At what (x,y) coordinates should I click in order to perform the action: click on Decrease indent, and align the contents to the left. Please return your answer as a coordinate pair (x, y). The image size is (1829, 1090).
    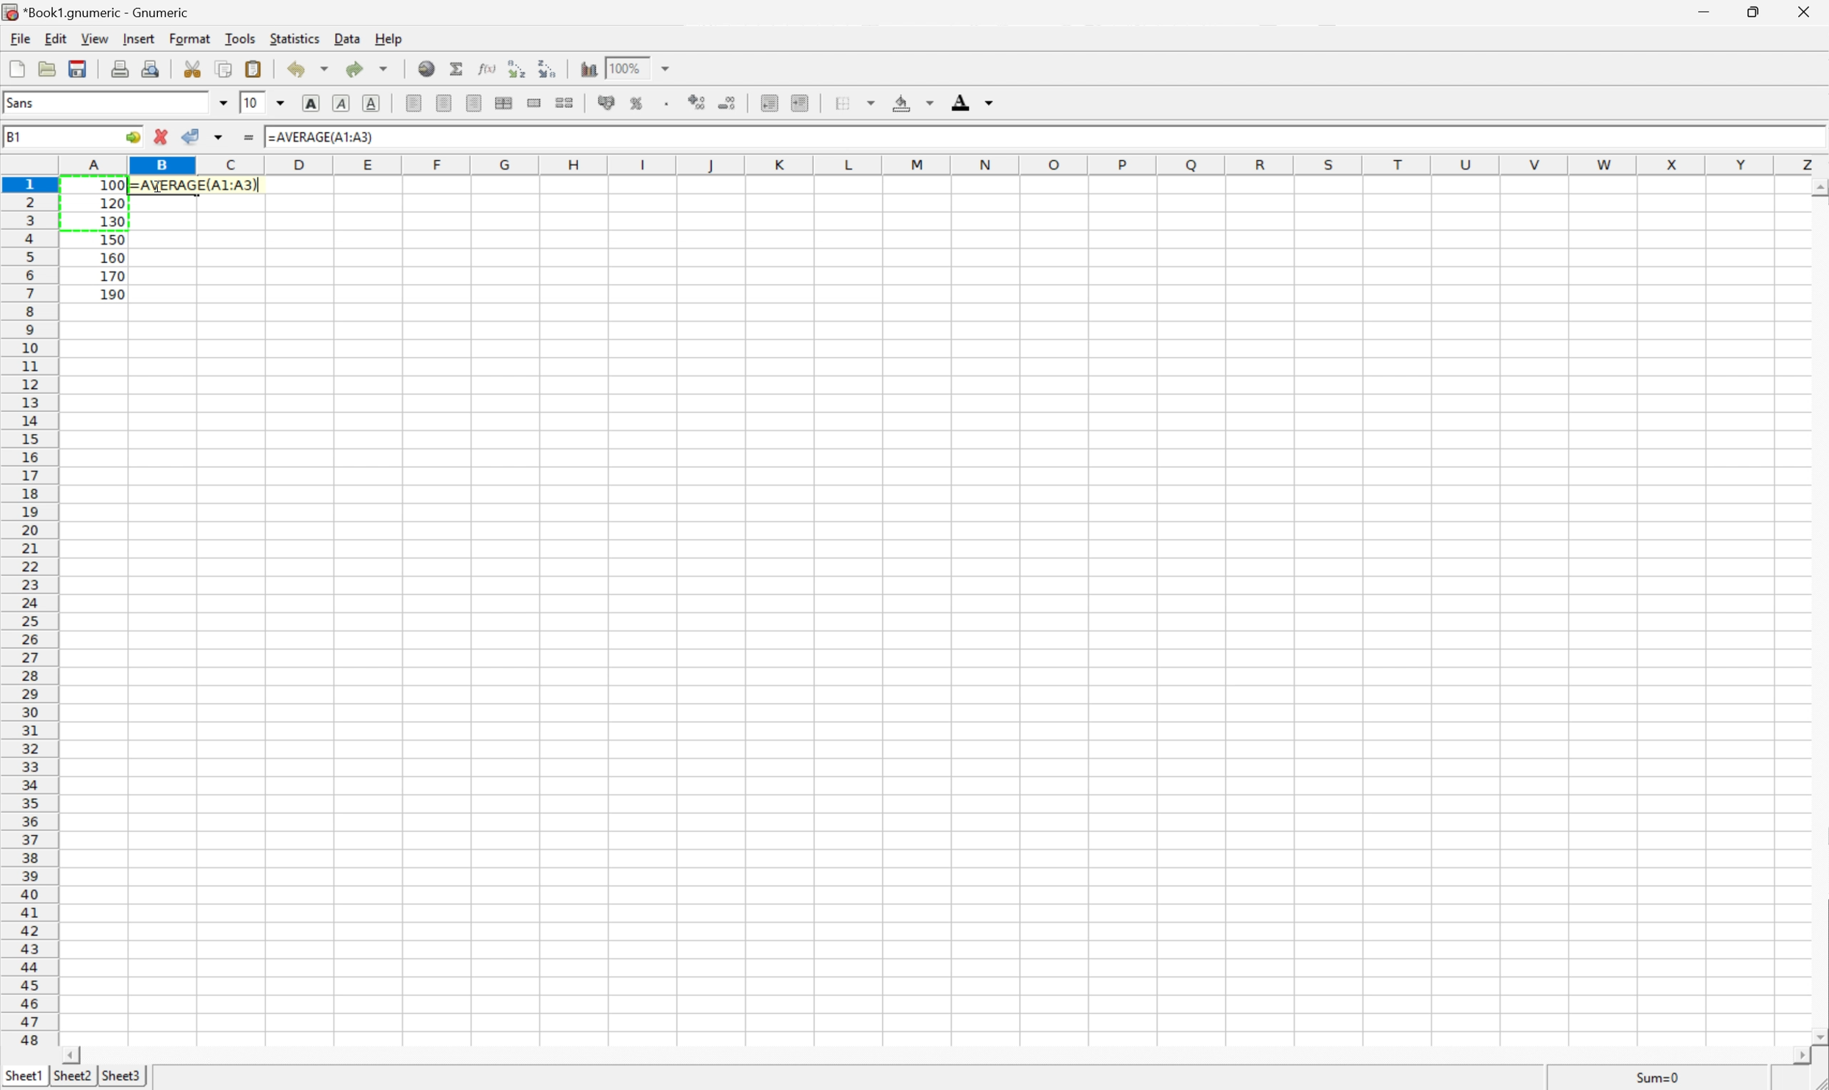
    Looking at the image, I should click on (768, 103).